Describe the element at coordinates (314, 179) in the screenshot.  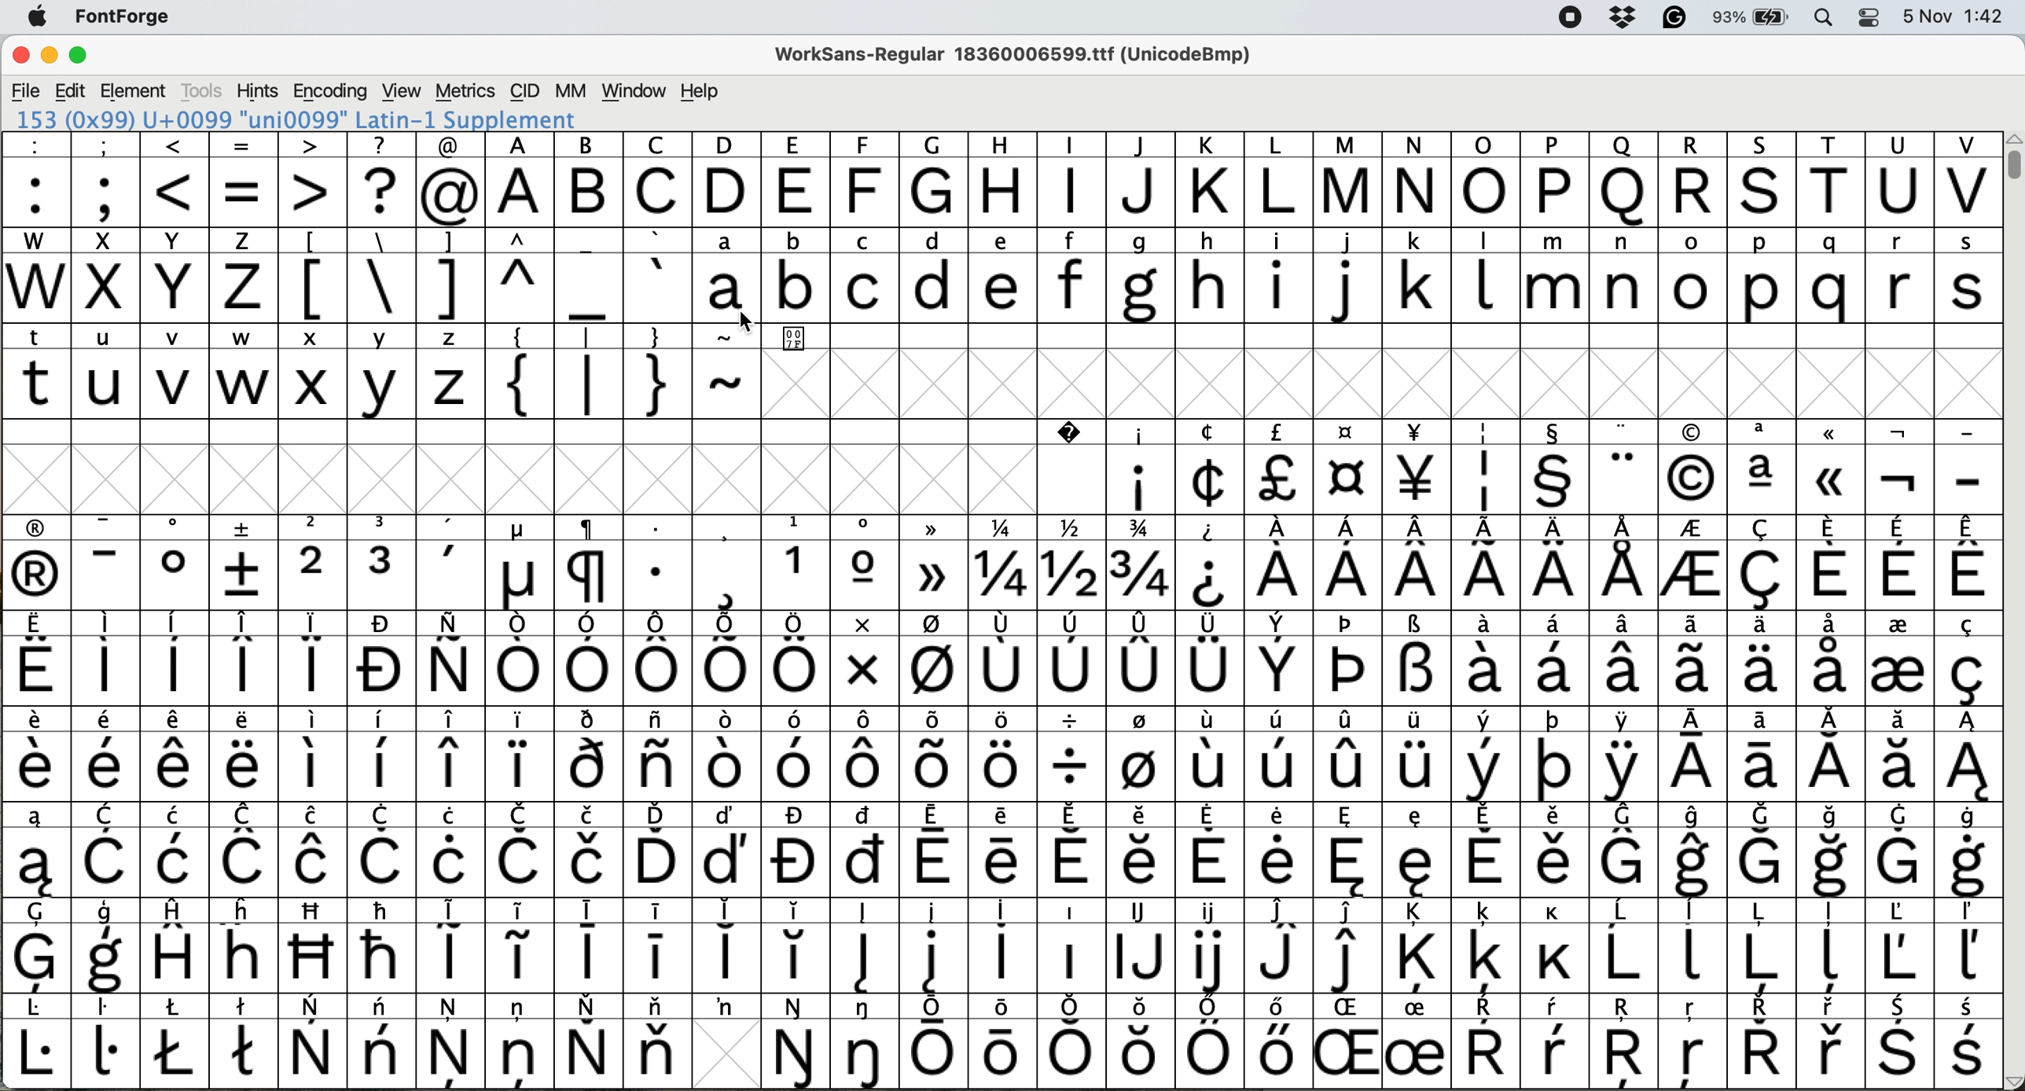
I see `>` at that location.